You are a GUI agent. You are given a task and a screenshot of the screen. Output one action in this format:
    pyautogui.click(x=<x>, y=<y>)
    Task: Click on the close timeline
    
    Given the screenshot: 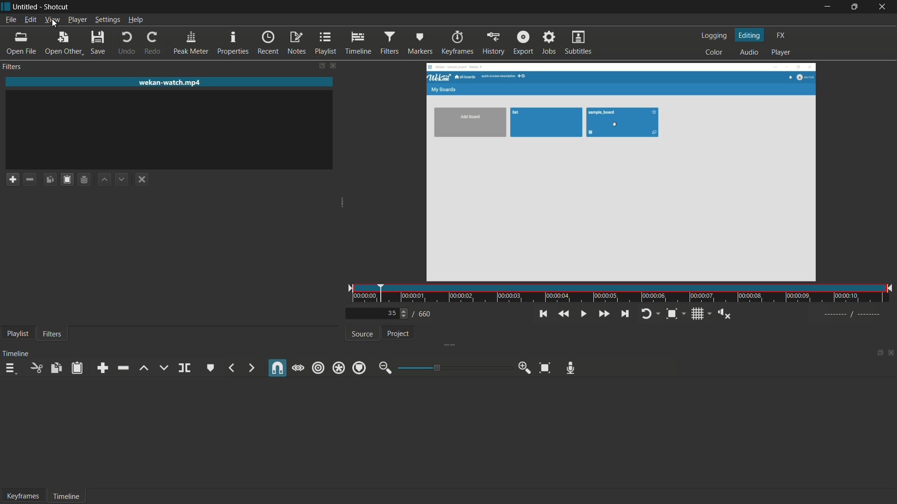 What is the action you would take?
    pyautogui.click(x=891, y=352)
    